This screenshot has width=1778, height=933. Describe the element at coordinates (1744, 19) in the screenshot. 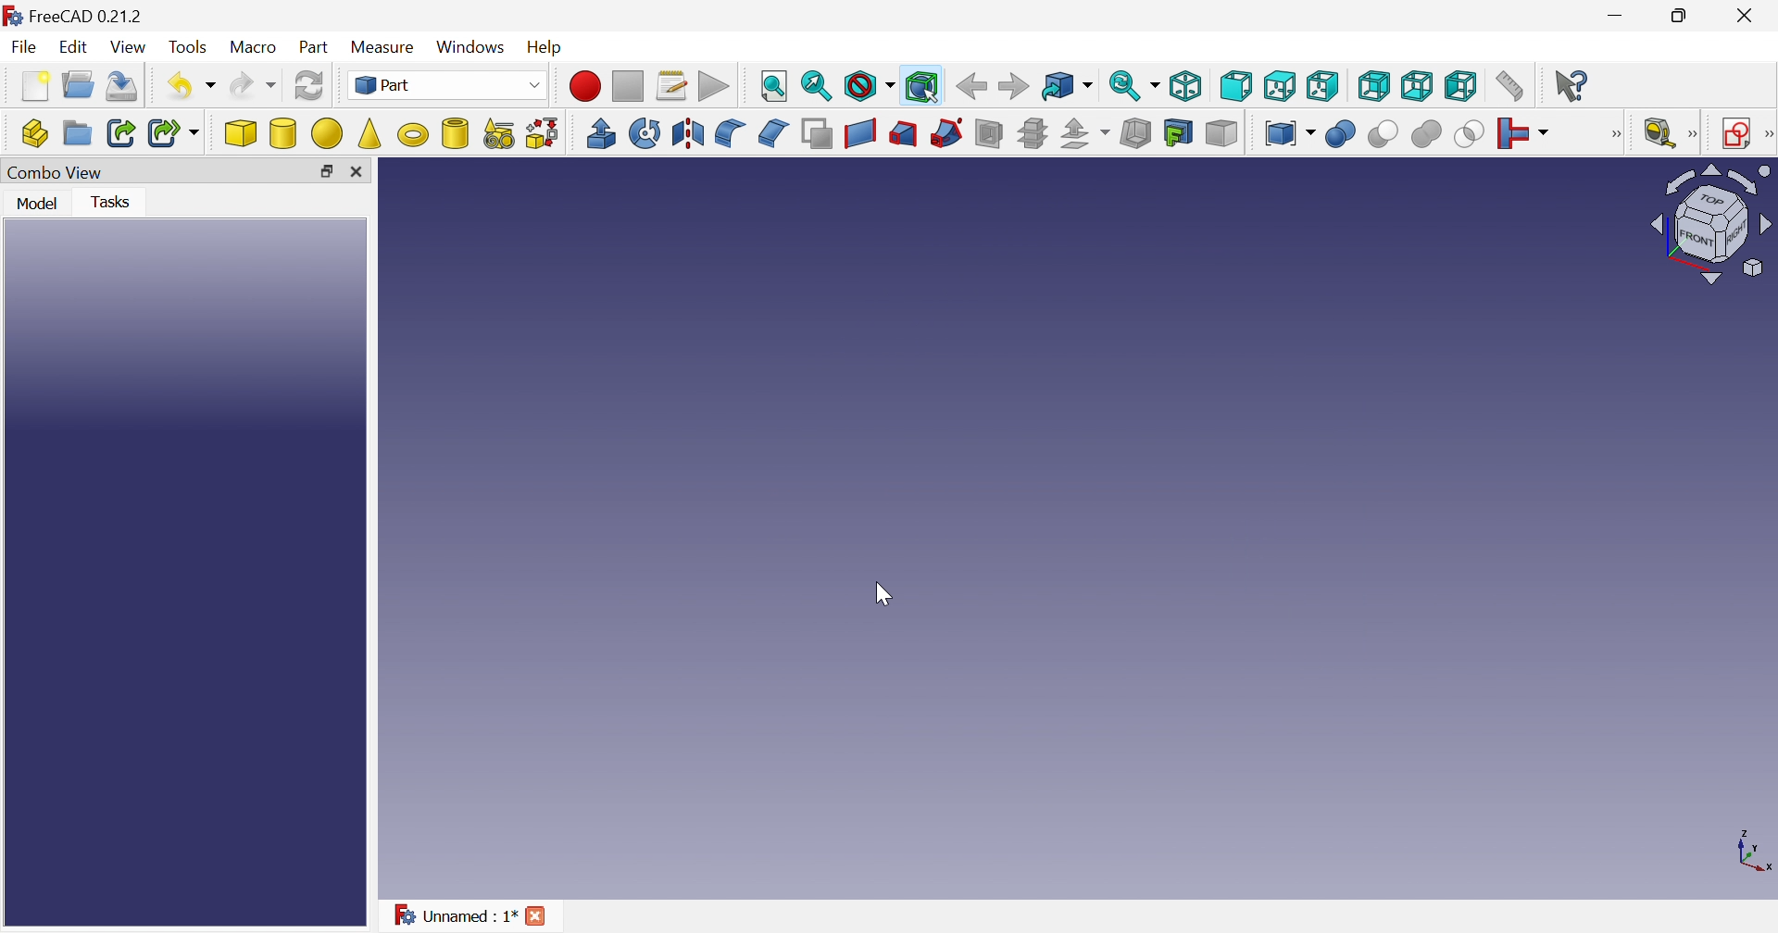

I see `Close` at that location.